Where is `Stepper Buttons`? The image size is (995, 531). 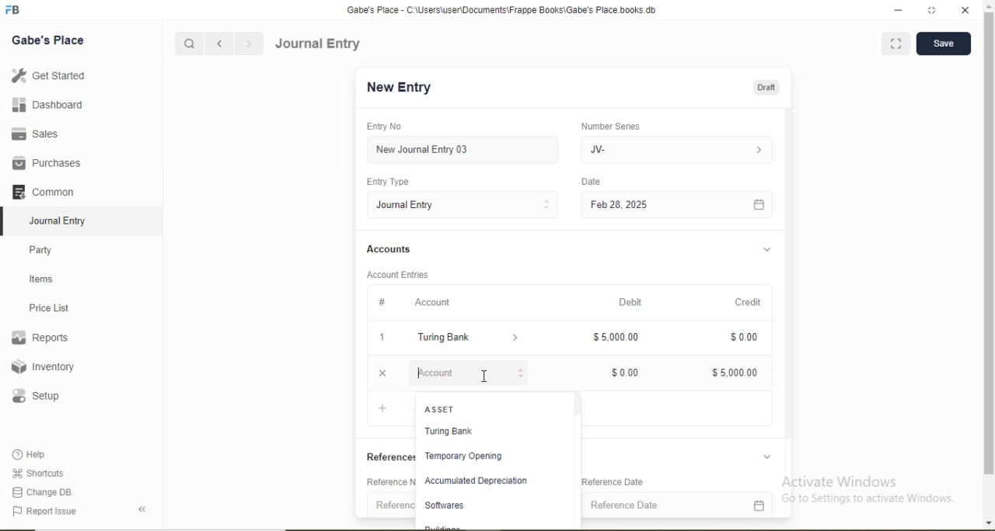 Stepper Buttons is located at coordinates (547, 205).